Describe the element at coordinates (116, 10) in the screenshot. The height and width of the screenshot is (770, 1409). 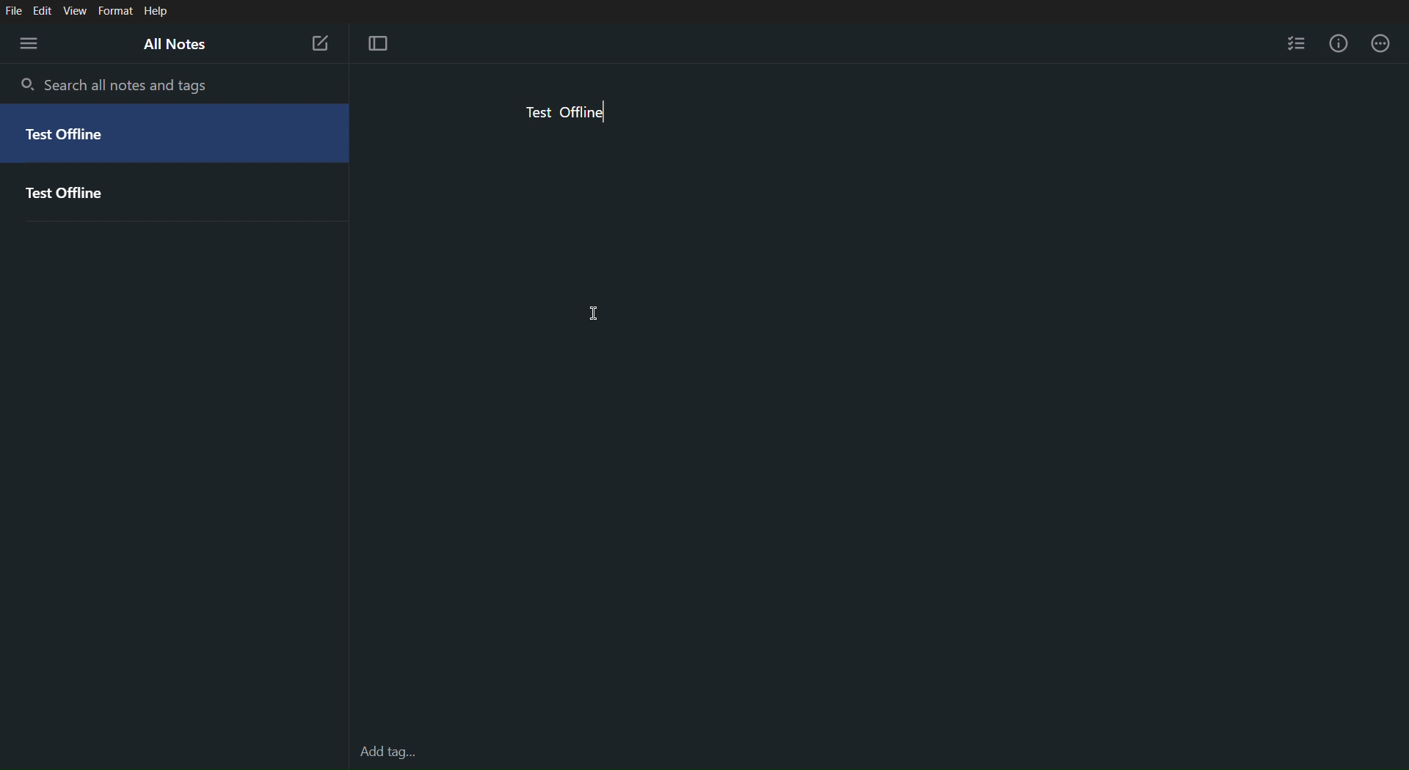
I see `Format` at that location.